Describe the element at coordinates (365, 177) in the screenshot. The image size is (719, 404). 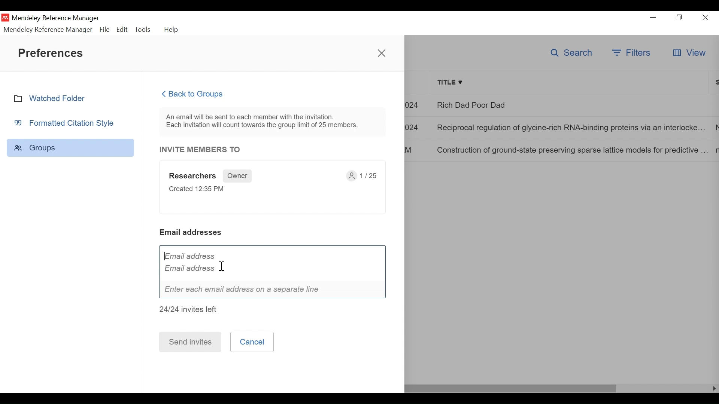
I see `1/25` at that location.